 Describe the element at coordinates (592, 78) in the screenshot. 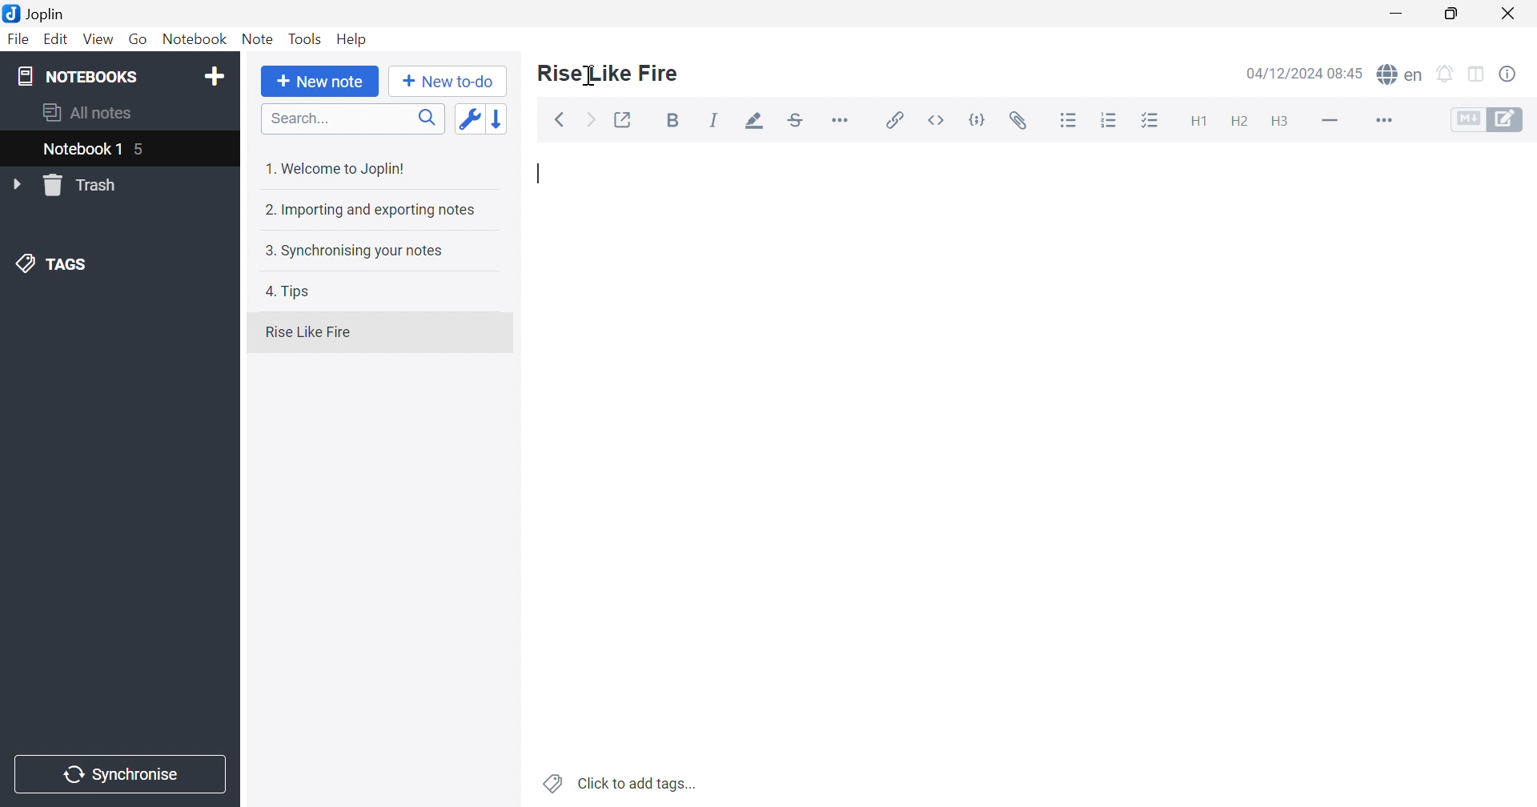

I see `Cursor` at that location.